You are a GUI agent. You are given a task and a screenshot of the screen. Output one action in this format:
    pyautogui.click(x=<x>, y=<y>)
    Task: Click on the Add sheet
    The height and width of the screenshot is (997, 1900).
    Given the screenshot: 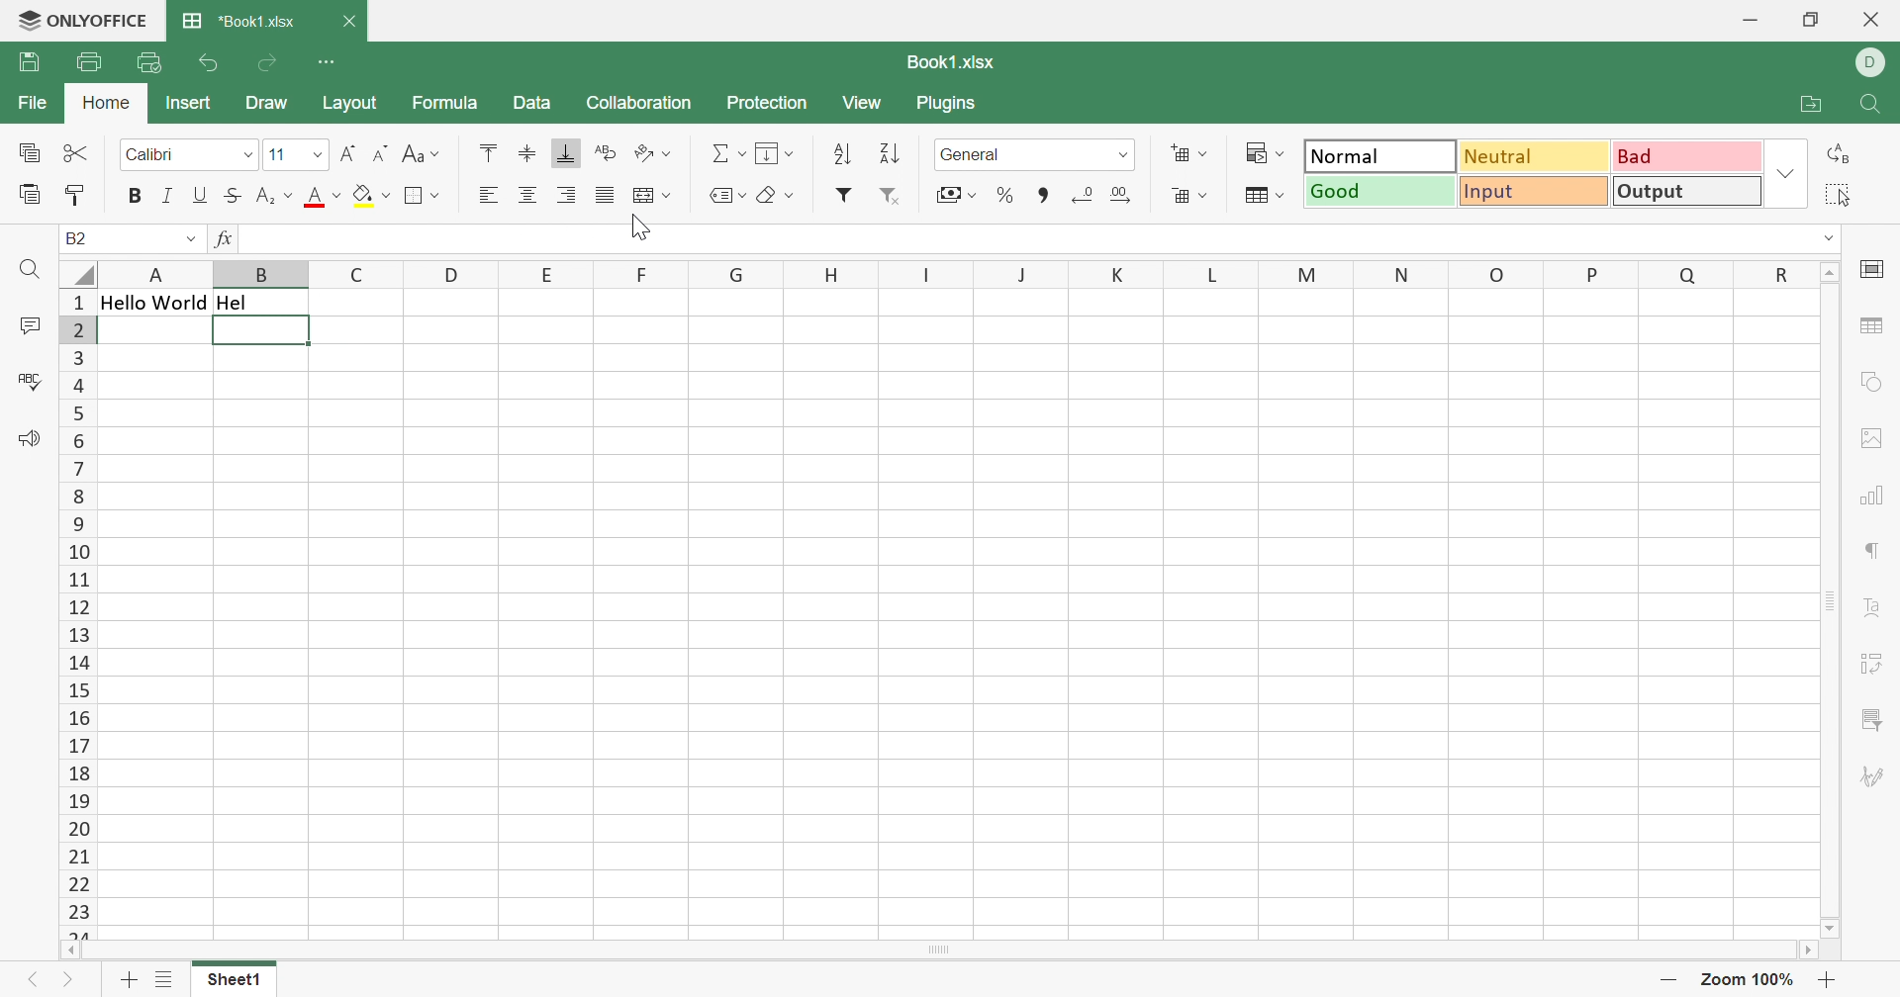 What is the action you would take?
    pyautogui.click(x=126, y=981)
    